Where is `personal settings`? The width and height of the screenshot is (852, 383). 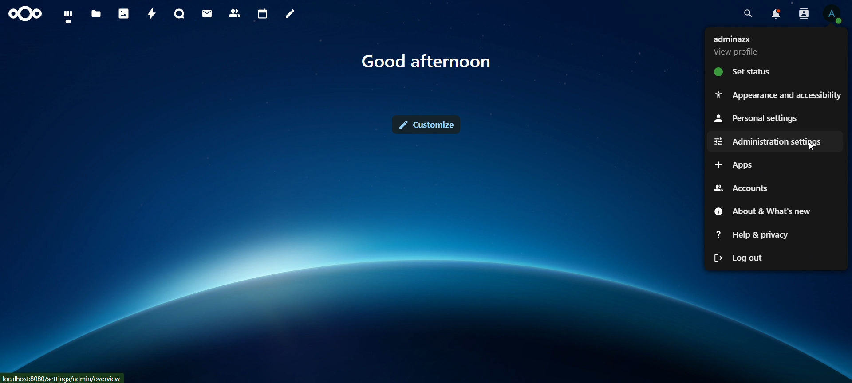 personal settings is located at coordinates (756, 117).